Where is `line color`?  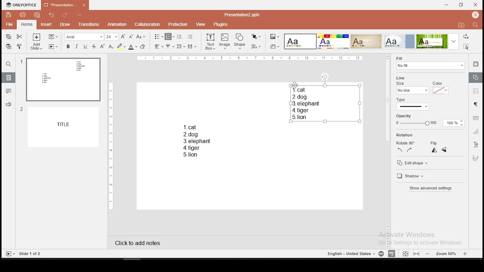
line color is located at coordinates (440, 88).